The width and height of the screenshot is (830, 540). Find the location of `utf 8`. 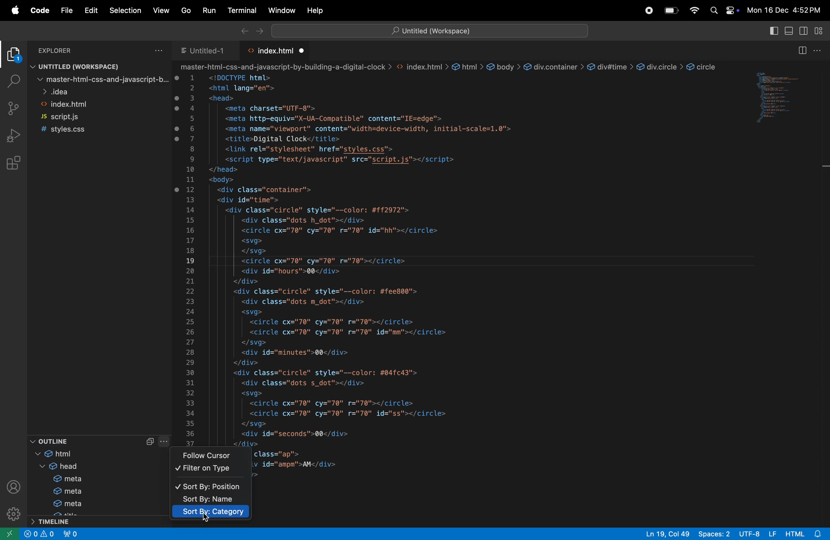

utf 8 is located at coordinates (756, 534).